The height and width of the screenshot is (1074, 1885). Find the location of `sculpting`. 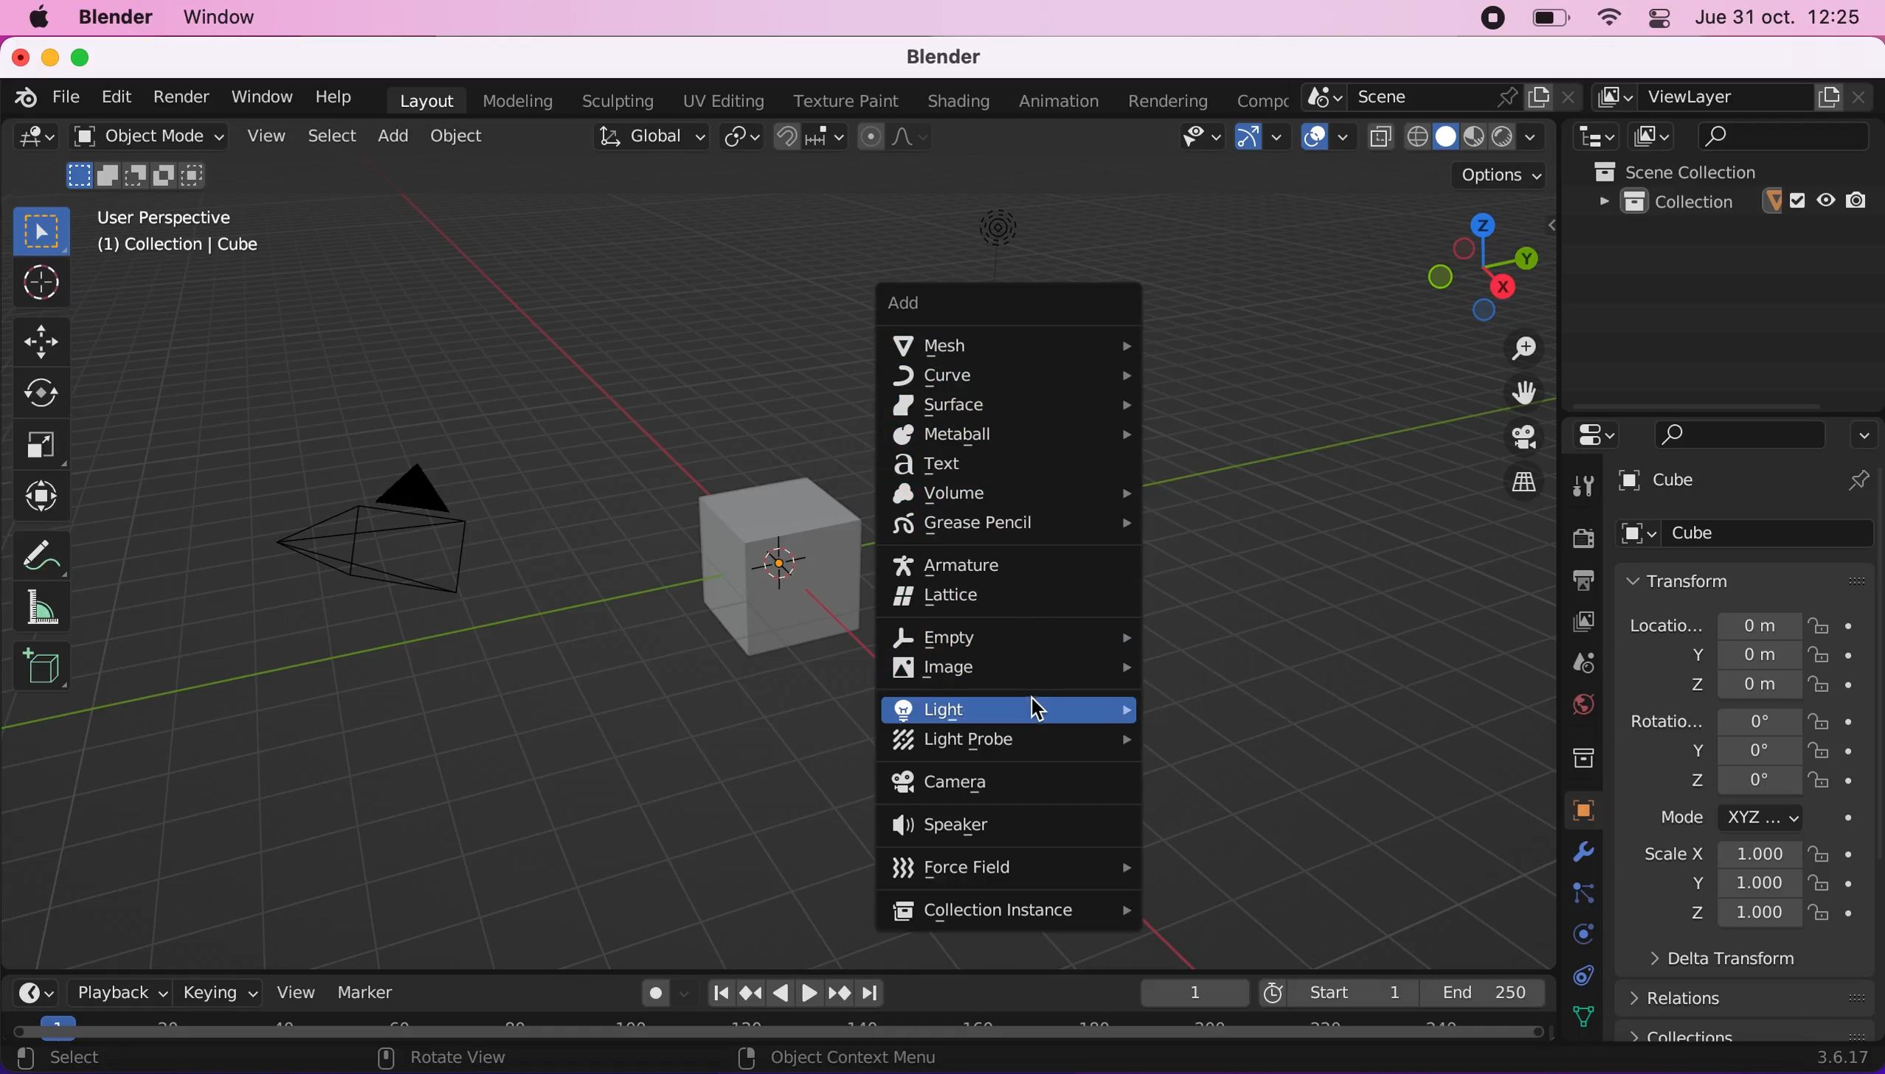

sculpting is located at coordinates (616, 102).